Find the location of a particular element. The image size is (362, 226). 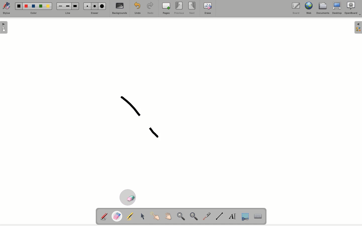

Point is located at coordinates (155, 215).